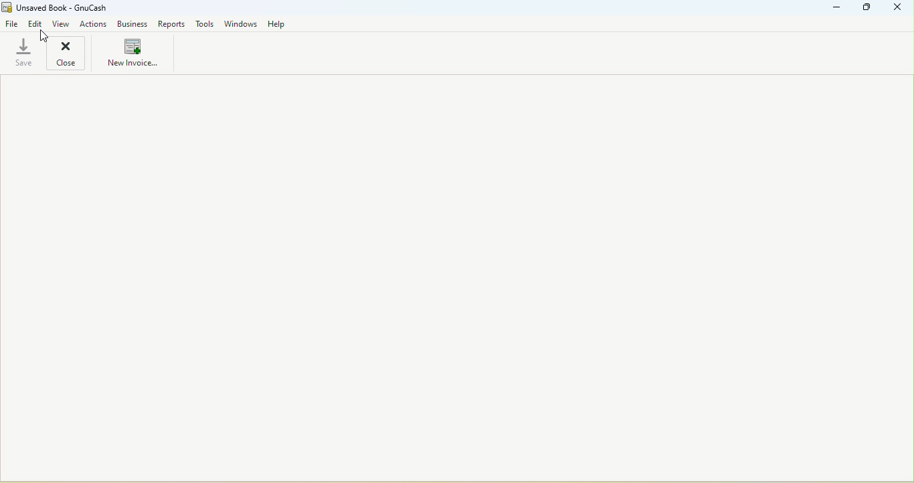 This screenshot has height=483, width=914. I want to click on Save, so click(21, 54).